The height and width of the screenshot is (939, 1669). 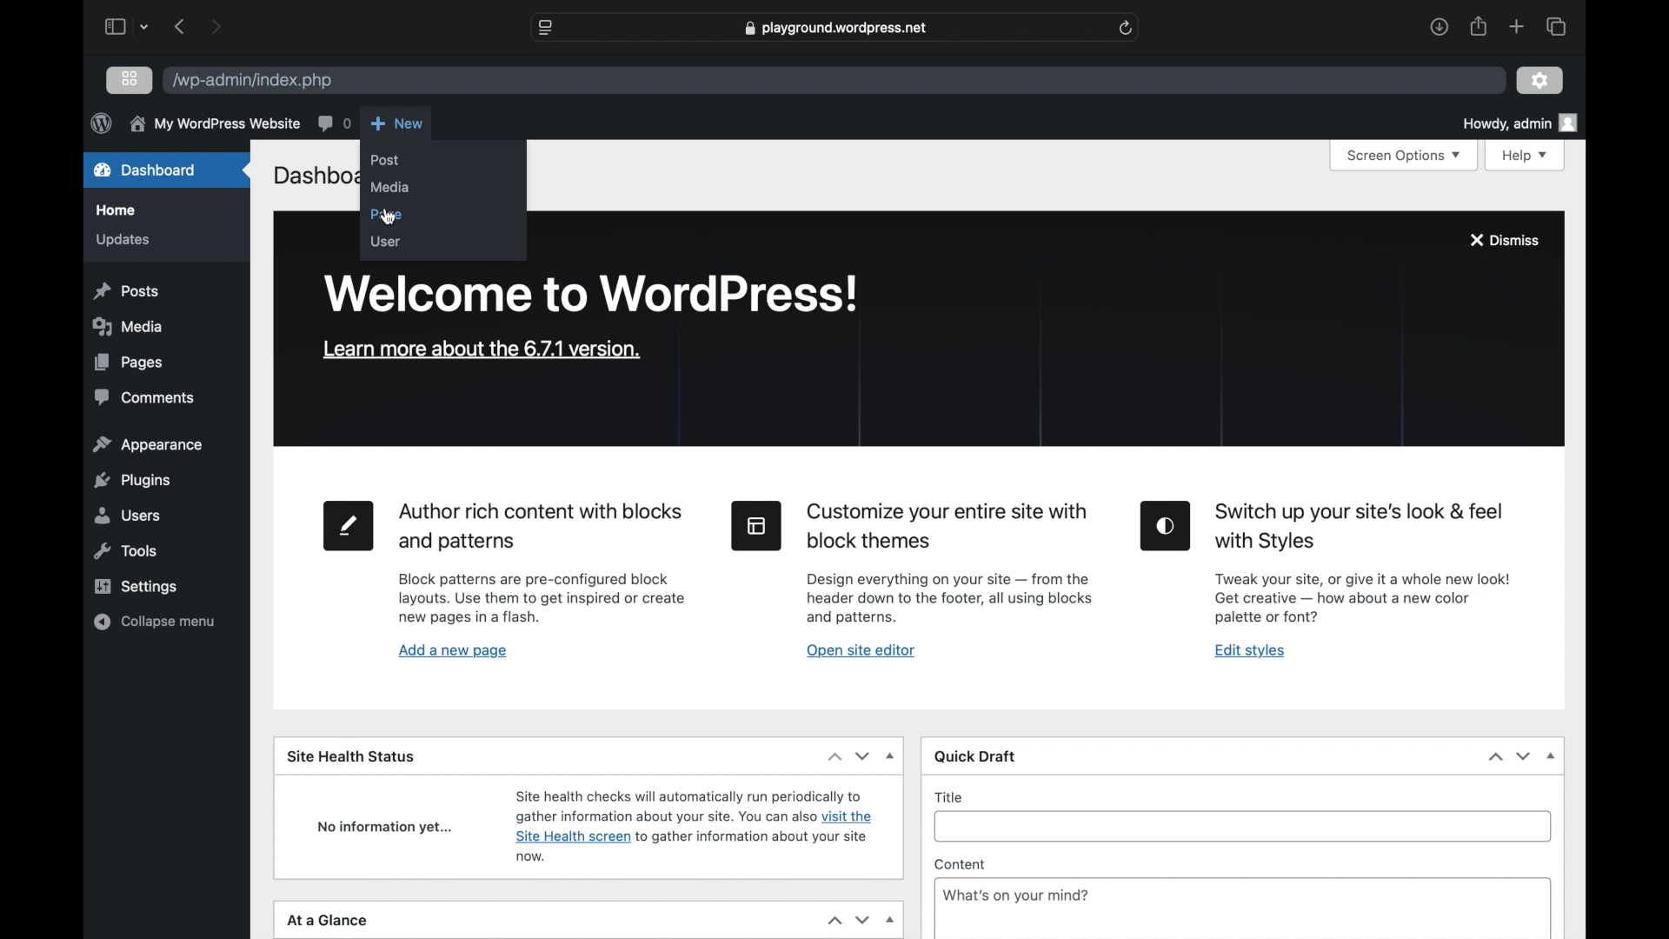 I want to click on share, so click(x=1479, y=27).